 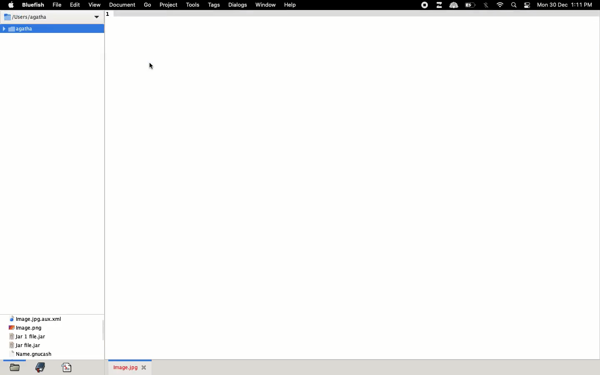 I want to click on bookmark, so click(x=42, y=368).